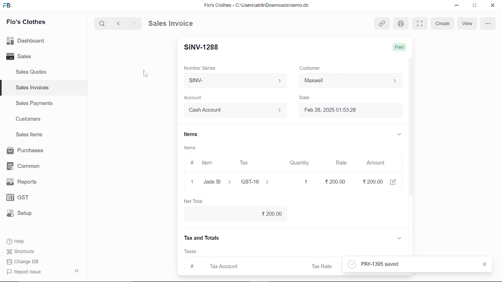 This screenshot has width=502, height=282. What do you see at coordinates (191, 148) in the screenshot?
I see `` at bounding box center [191, 148].